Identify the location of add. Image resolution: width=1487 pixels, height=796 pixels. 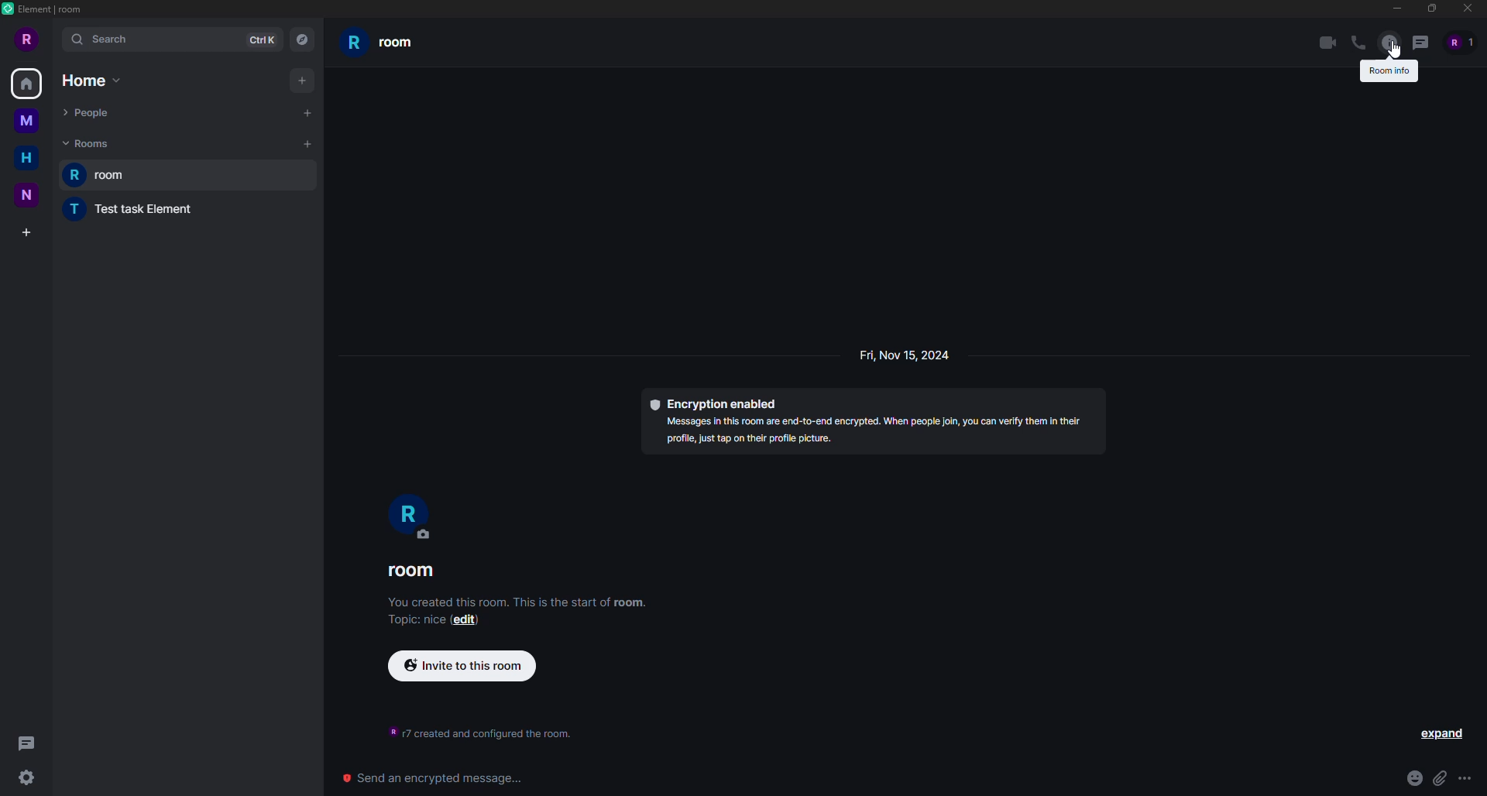
(308, 144).